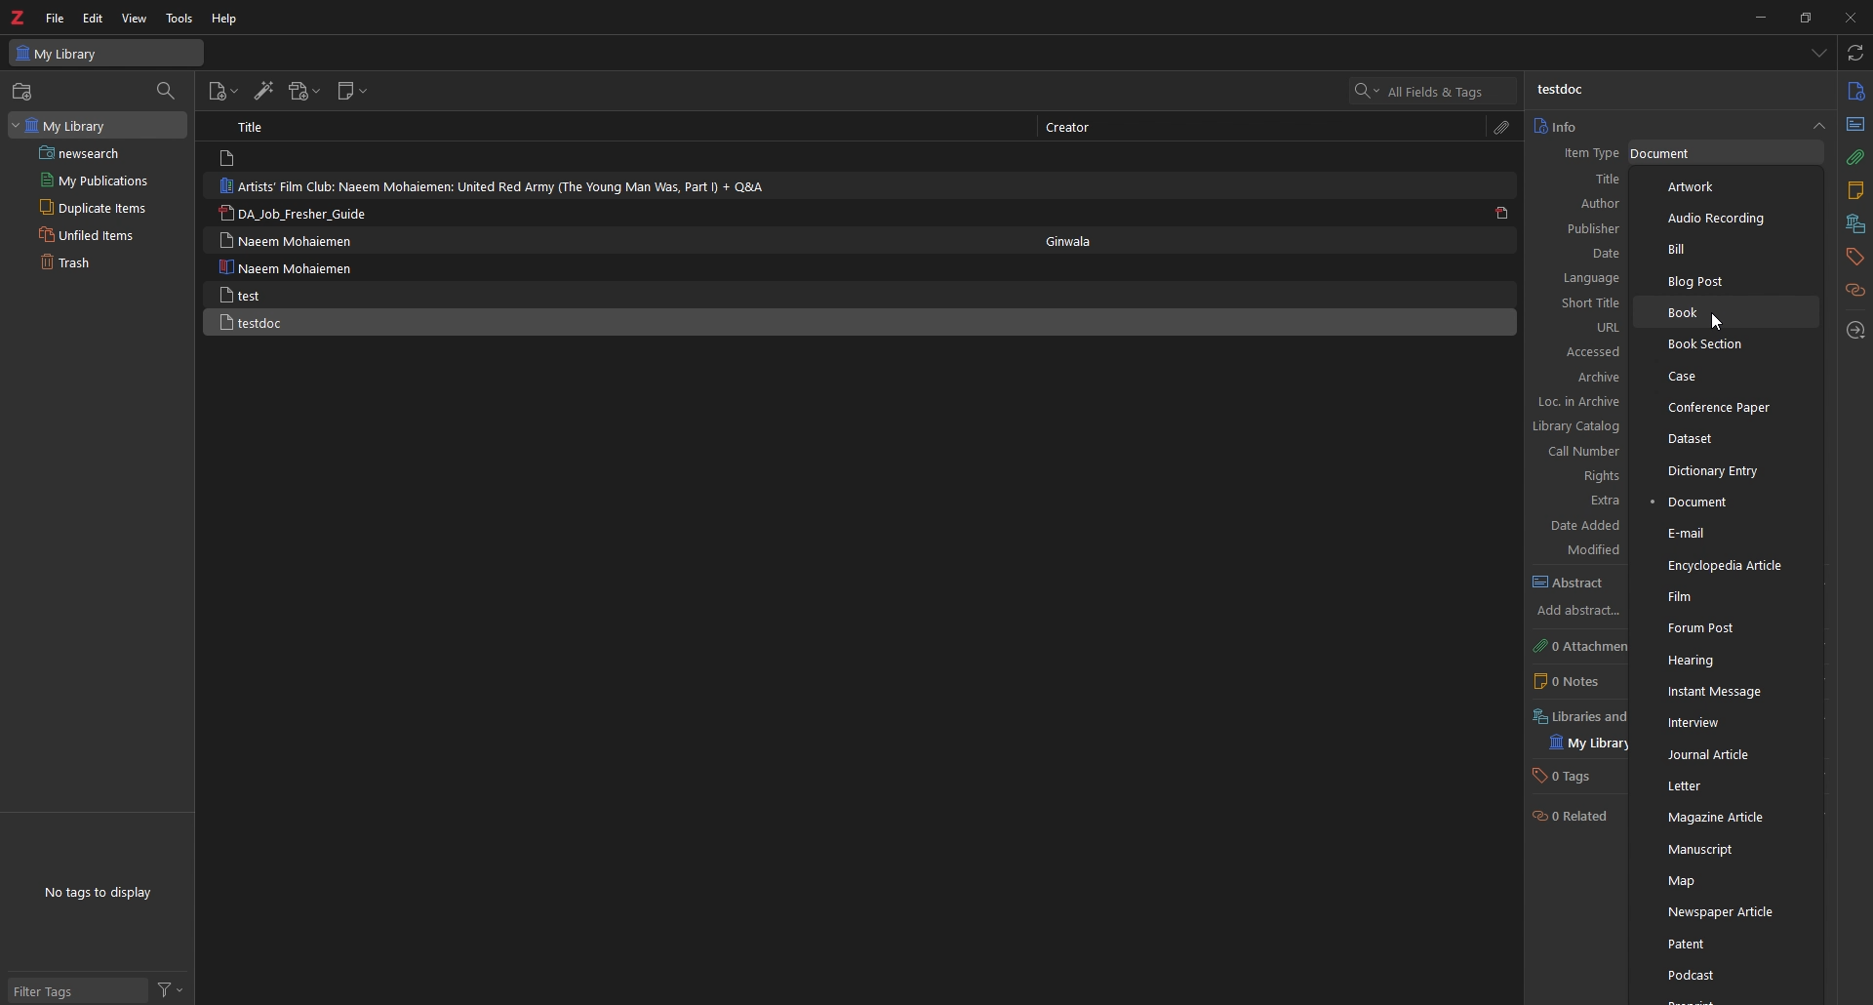  Describe the element at coordinates (1855, 192) in the screenshot. I see `notes` at that location.